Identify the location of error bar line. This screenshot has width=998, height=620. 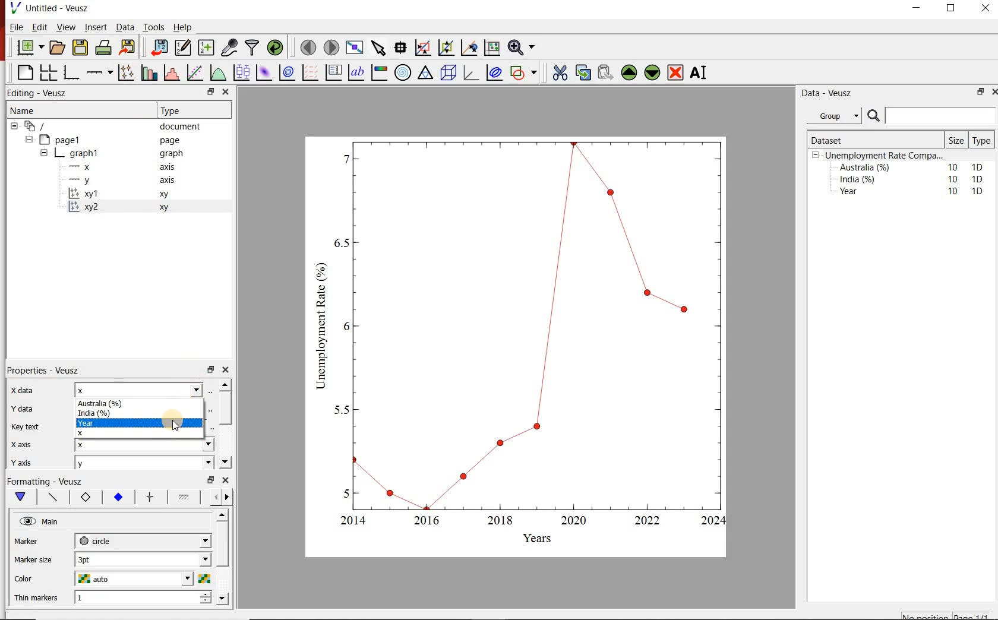
(151, 497).